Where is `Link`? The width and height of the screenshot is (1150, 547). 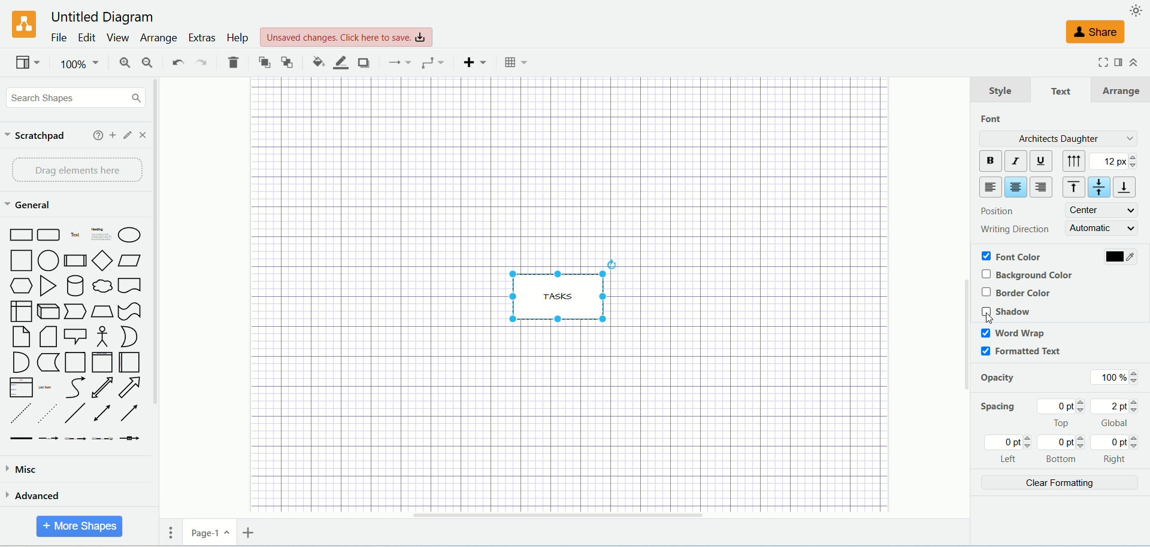 Link is located at coordinates (21, 439).